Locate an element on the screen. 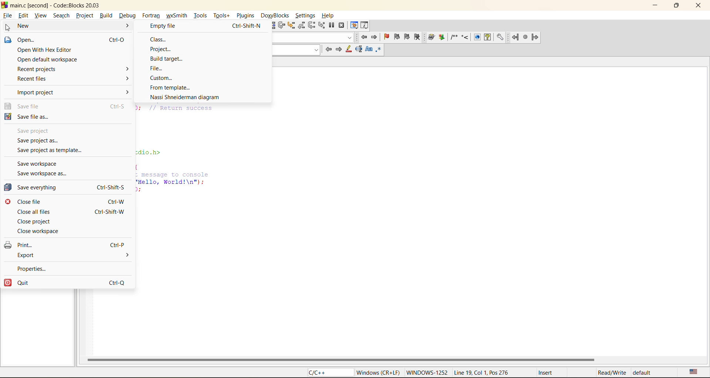  quit is located at coordinates (23, 283).